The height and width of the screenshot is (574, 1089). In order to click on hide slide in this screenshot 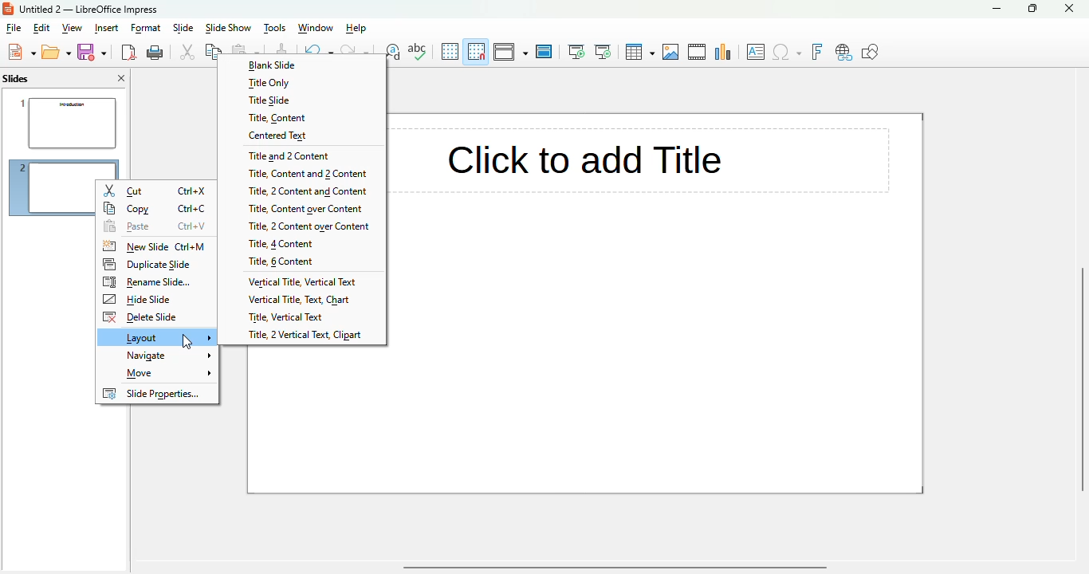, I will do `click(155, 299)`.